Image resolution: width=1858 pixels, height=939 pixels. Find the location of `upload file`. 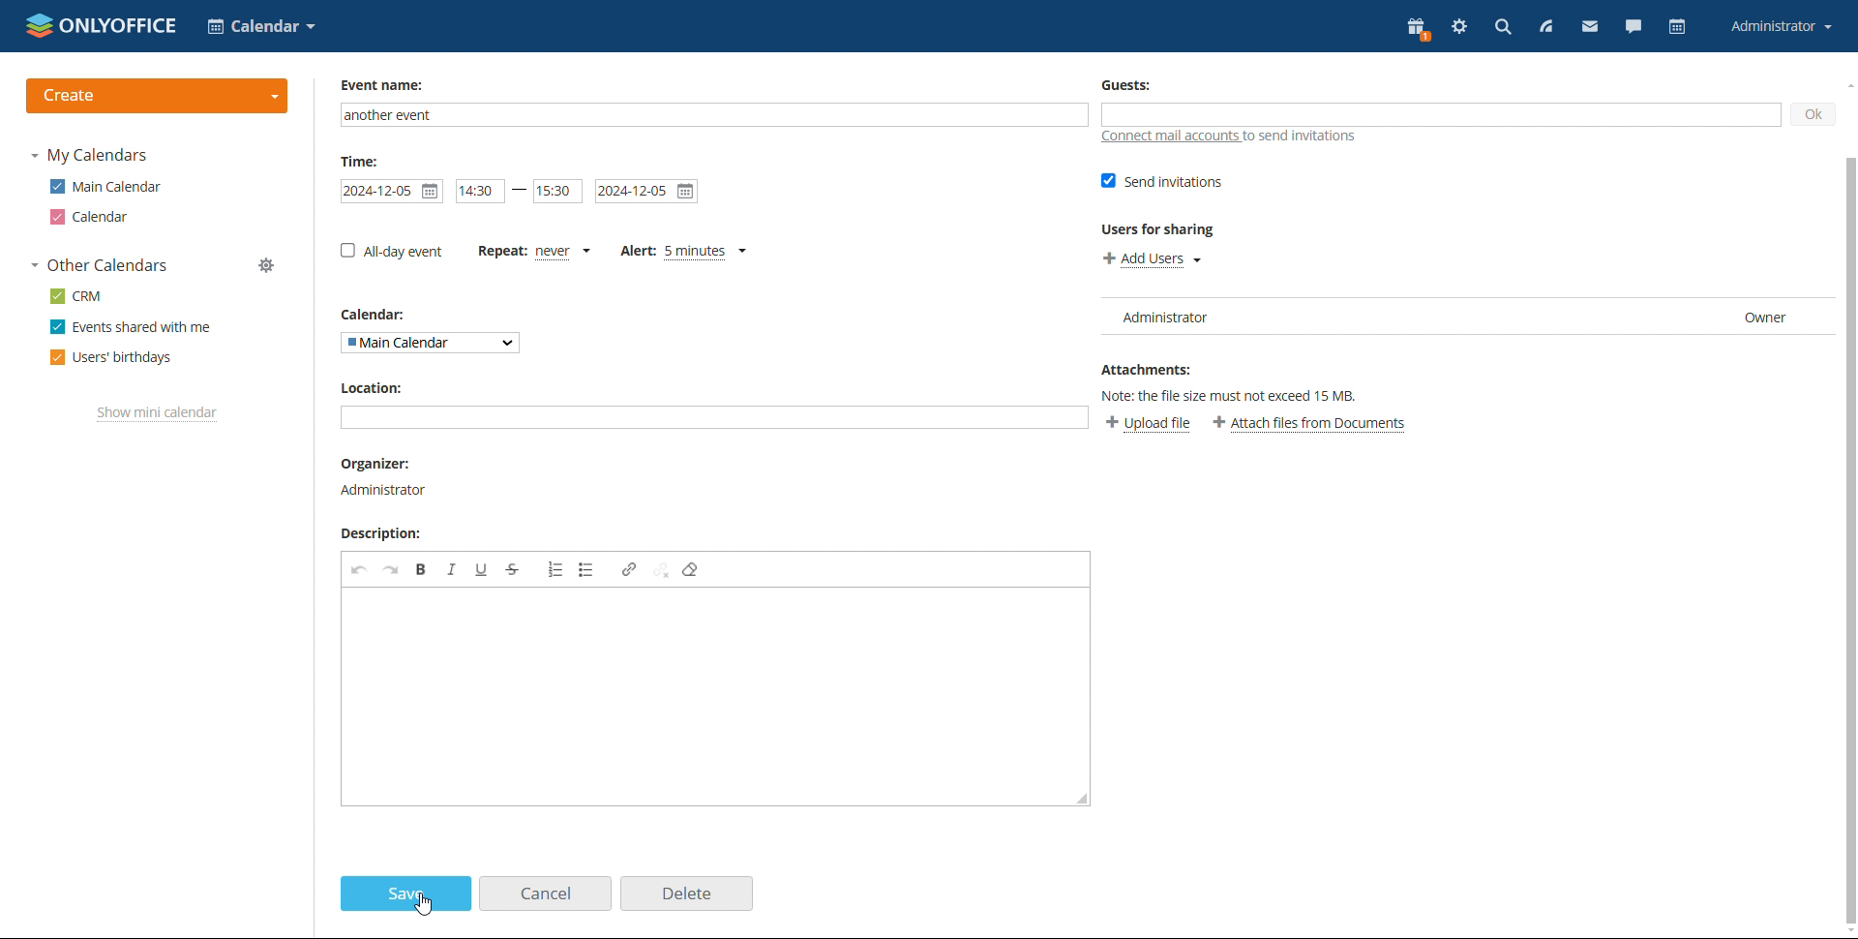

upload file is located at coordinates (1151, 422).